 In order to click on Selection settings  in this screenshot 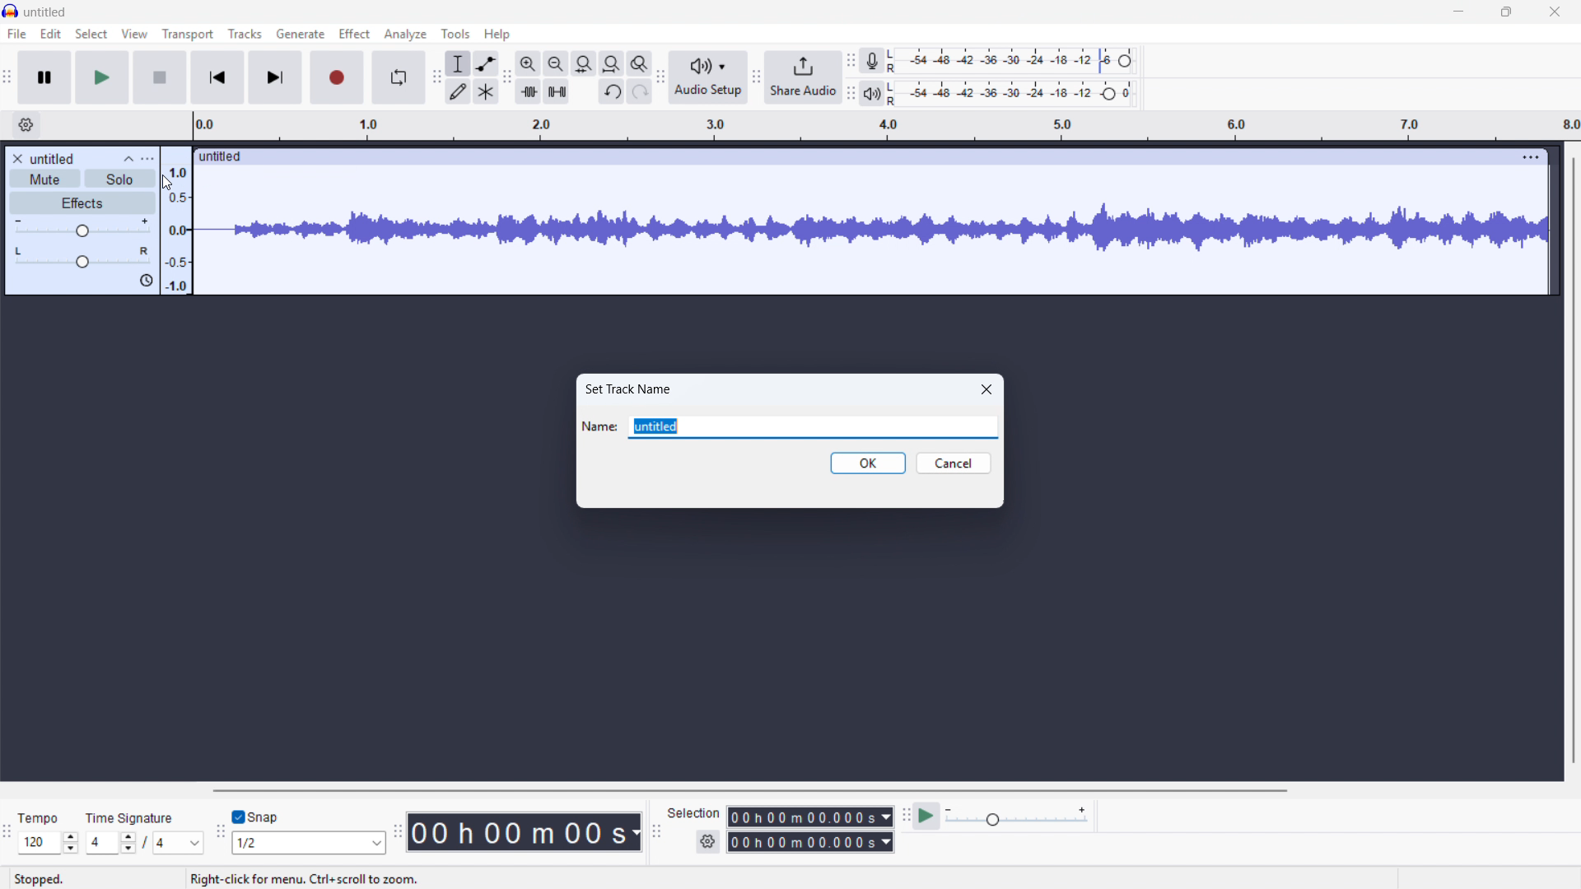, I will do `click(708, 841)`.